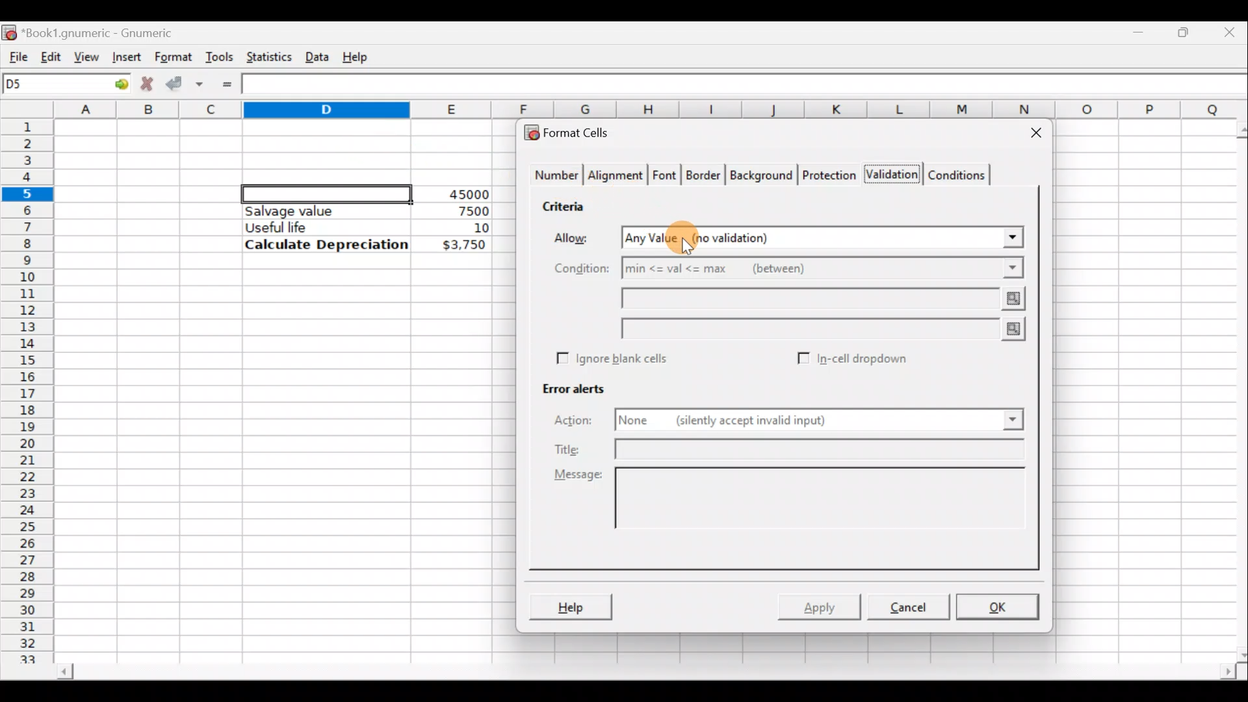  What do you see at coordinates (779, 266) in the screenshot?
I see `min<=val<=max (between)` at bounding box center [779, 266].